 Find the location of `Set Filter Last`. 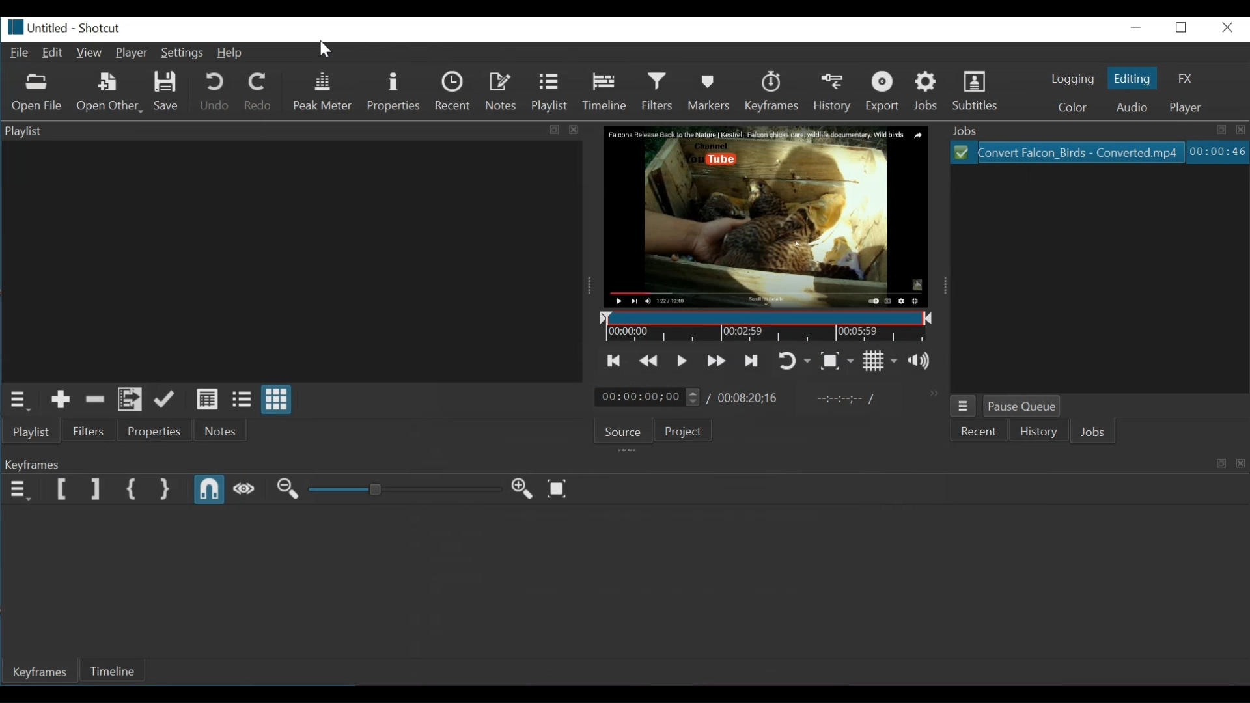

Set Filter Last is located at coordinates (94, 490).